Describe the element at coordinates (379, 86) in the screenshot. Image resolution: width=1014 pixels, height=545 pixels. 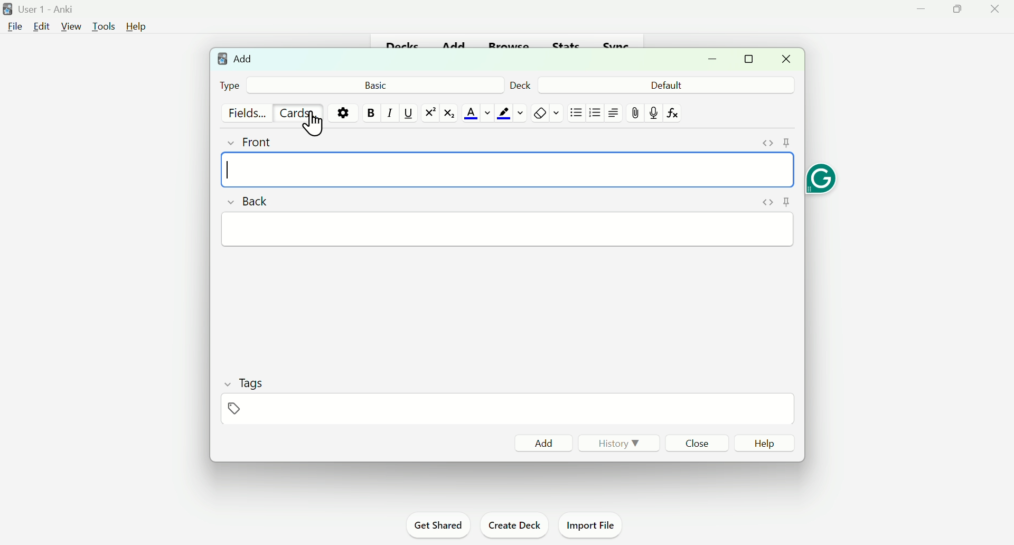
I see `bASIC` at that location.